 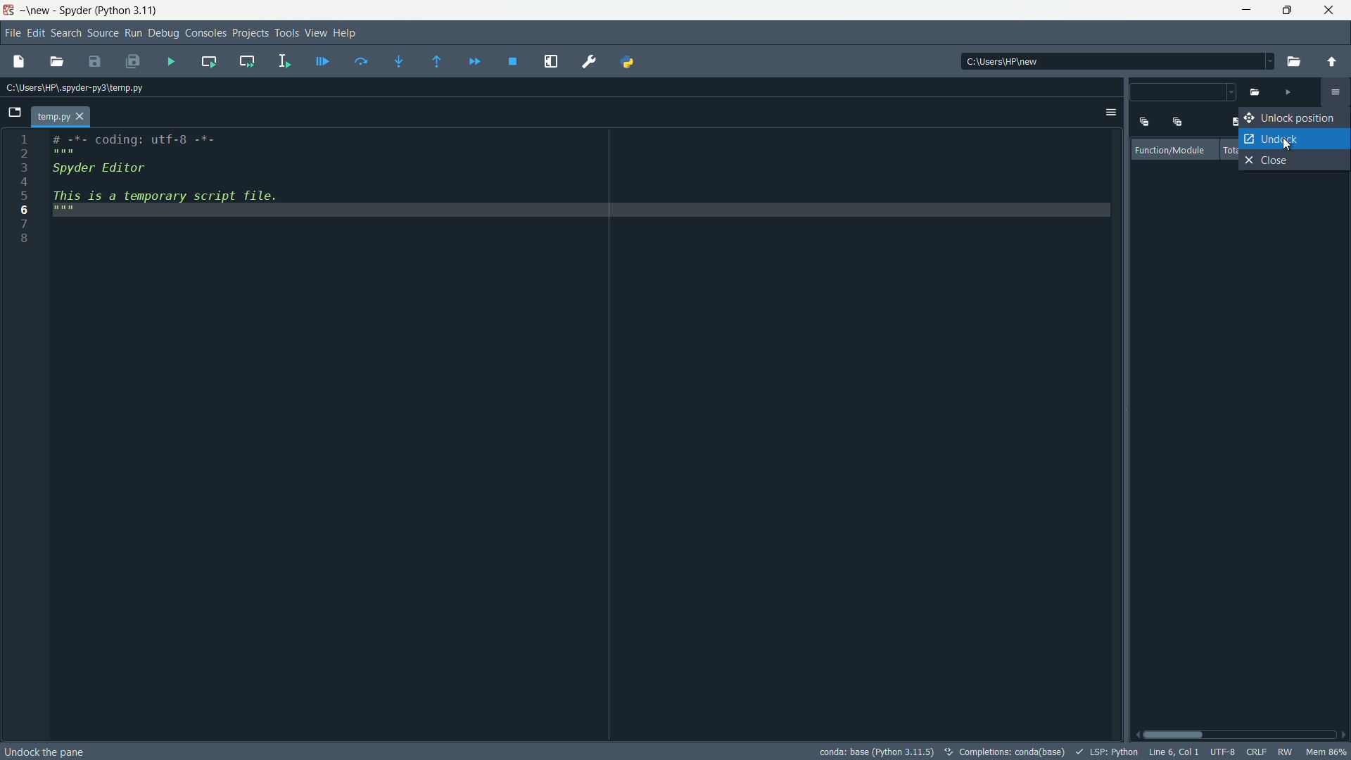 I want to click on collapse one level up, so click(x=1143, y=120).